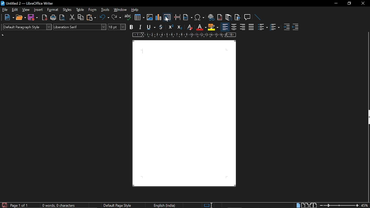 This screenshot has width=370, height=208. What do you see at coordinates (234, 27) in the screenshot?
I see `align center` at bounding box center [234, 27].